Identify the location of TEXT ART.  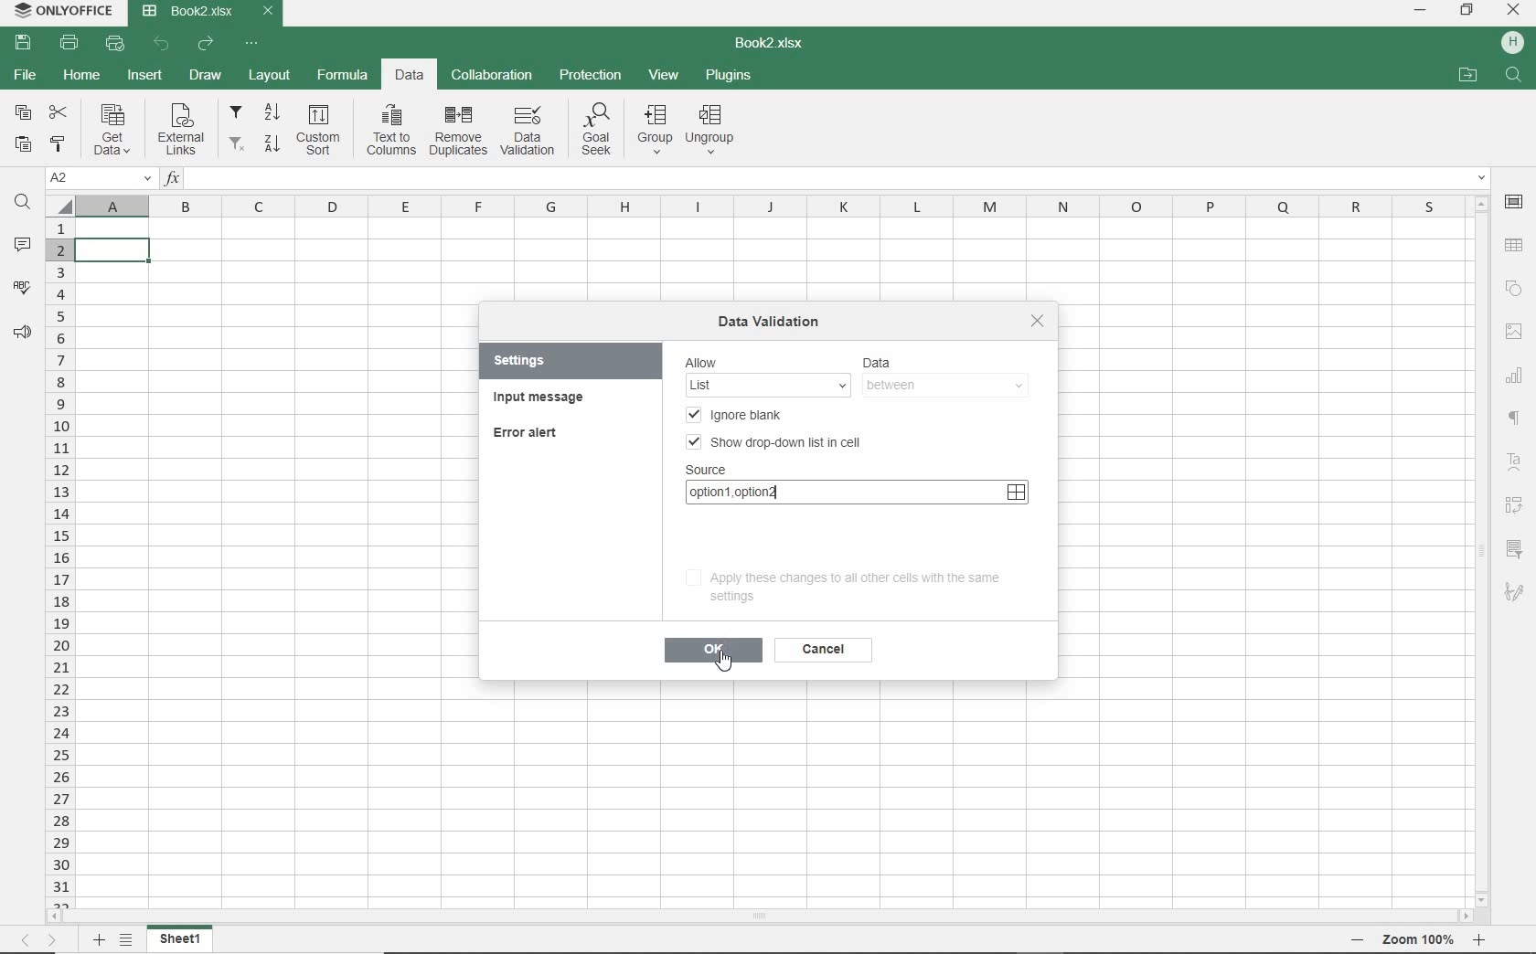
(1515, 463).